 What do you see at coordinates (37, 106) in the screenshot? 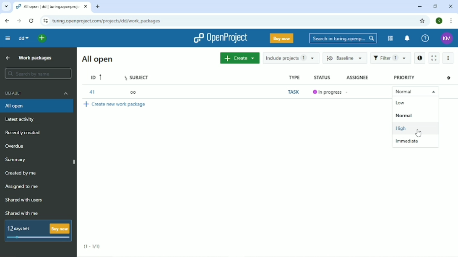
I see `All open` at bounding box center [37, 106].